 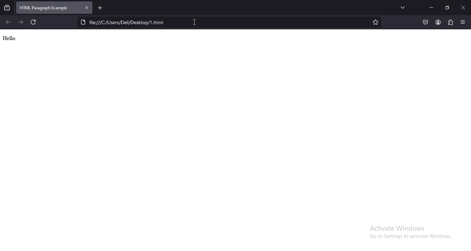 I want to click on Go to settings to activate windows., so click(x=411, y=236).